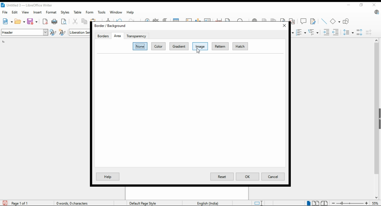 This screenshot has height=206, width=381. What do you see at coordinates (89, 12) in the screenshot?
I see `form` at bounding box center [89, 12].